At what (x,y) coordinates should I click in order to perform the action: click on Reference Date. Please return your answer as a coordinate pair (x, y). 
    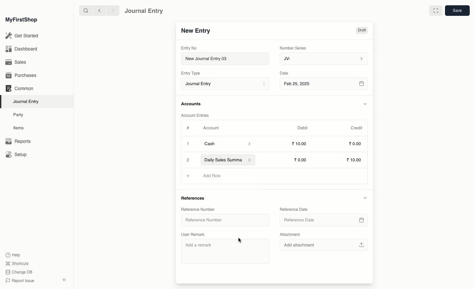
    Looking at the image, I should click on (323, 220).